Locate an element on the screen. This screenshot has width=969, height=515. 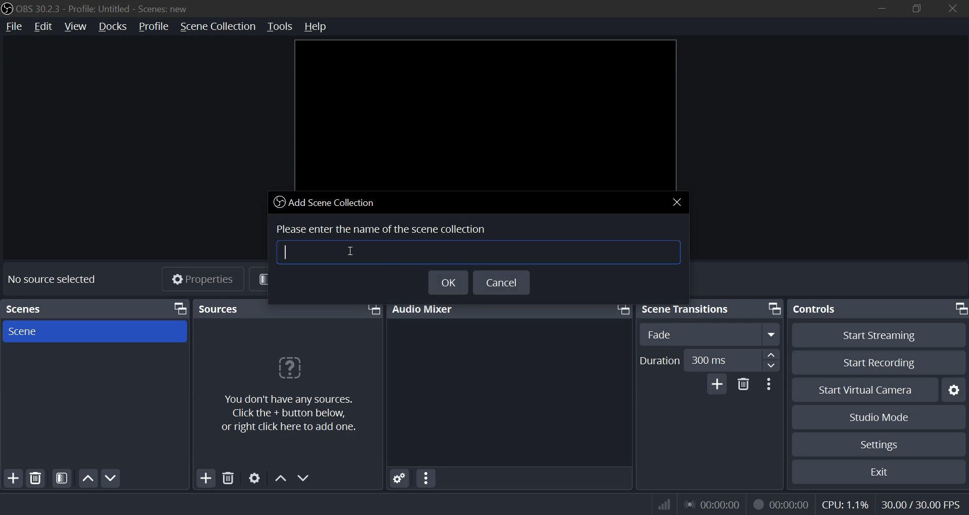
Scenes is located at coordinates (33, 307).